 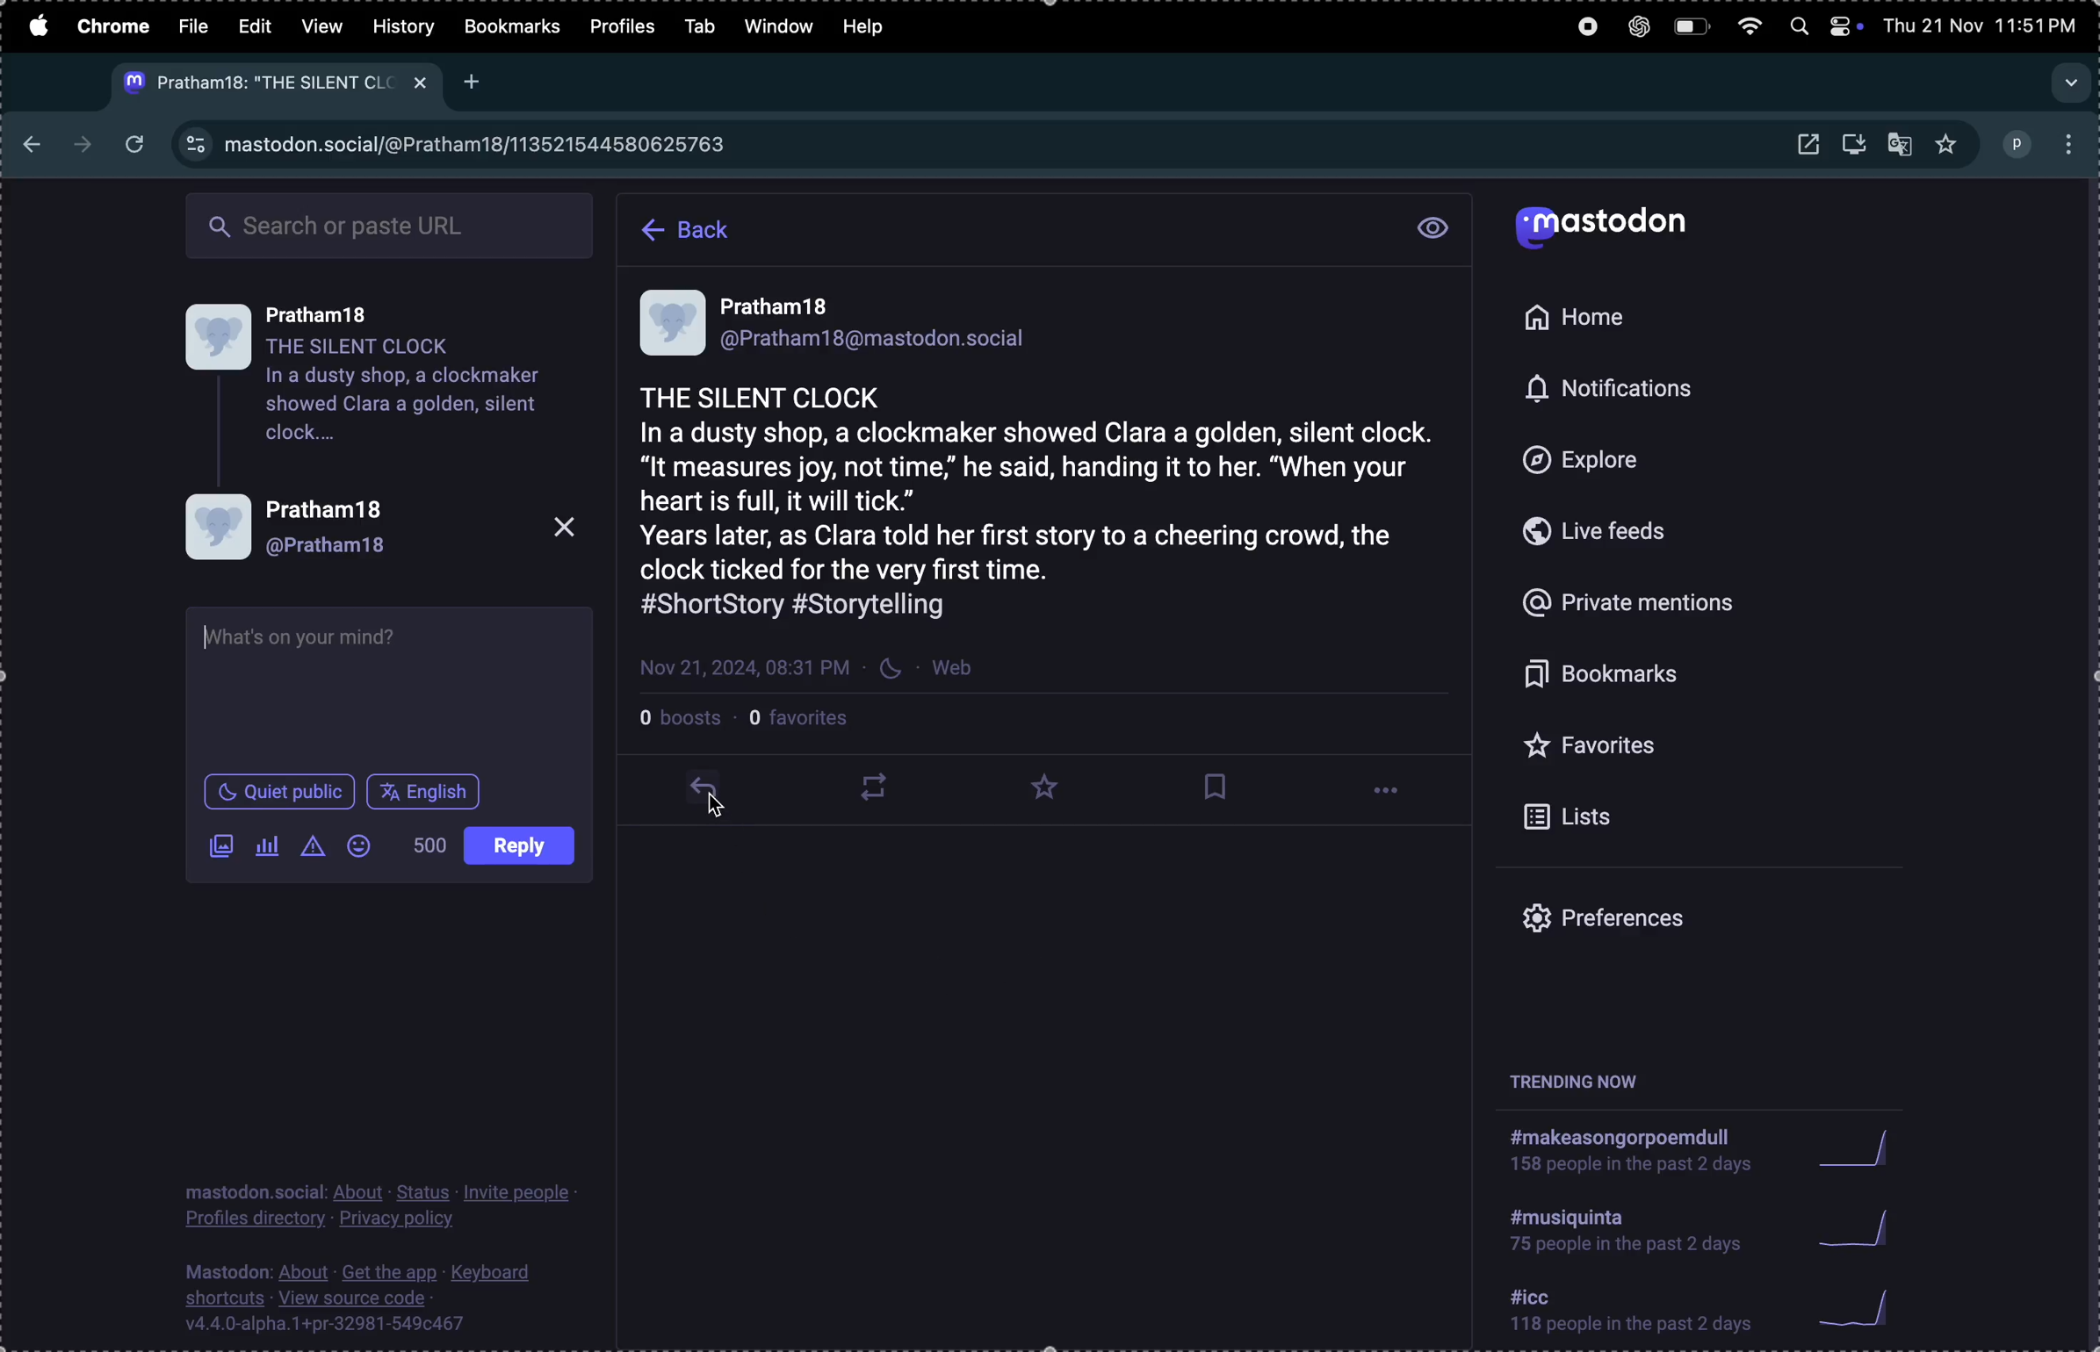 What do you see at coordinates (1610, 392) in the screenshot?
I see `notifications` at bounding box center [1610, 392].